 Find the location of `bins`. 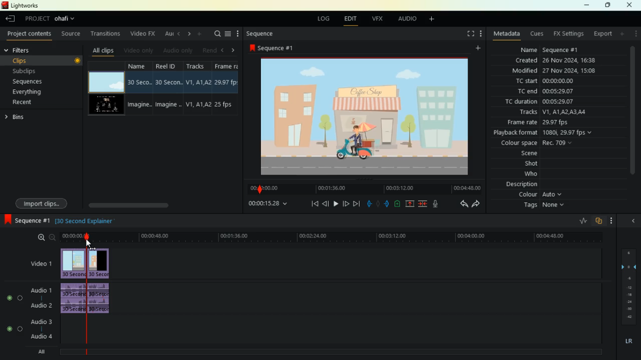

bins is located at coordinates (20, 118).